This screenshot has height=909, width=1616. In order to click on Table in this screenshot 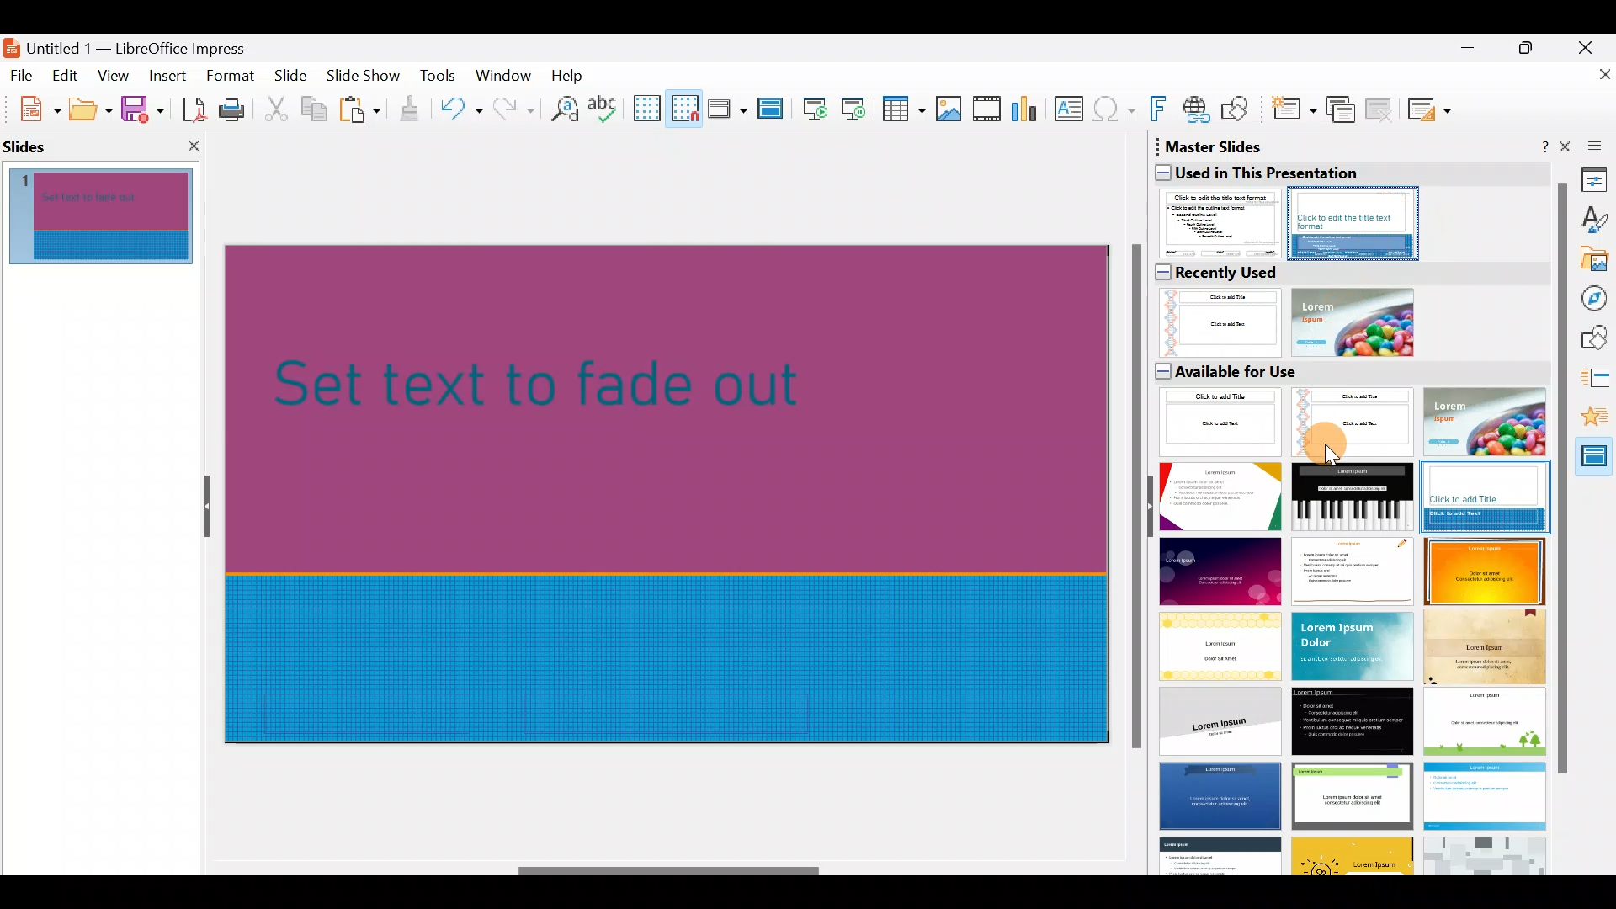, I will do `click(905, 110)`.